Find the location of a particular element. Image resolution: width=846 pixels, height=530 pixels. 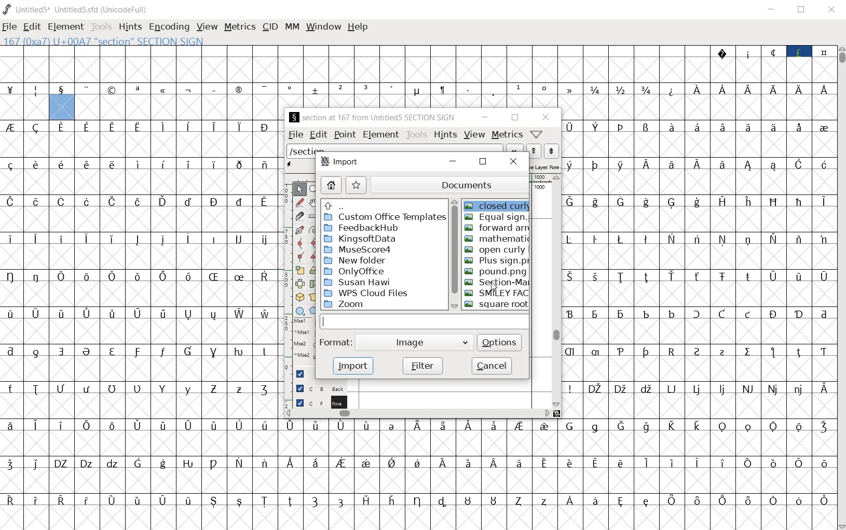

MATHEMATIC.. is located at coordinates (498, 239).